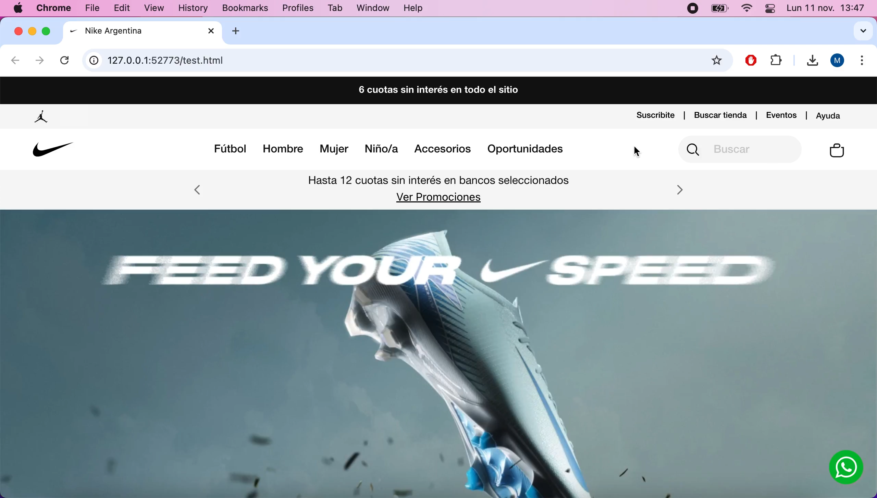 The width and height of the screenshot is (877, 498). Describe the element at coordinates (390, 151) in the screenshot. I see `Website Menu` at that location.